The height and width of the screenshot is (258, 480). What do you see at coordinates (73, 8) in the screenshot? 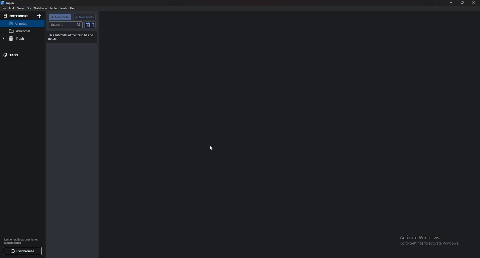
I see `help` at bounding box center [73, 8].